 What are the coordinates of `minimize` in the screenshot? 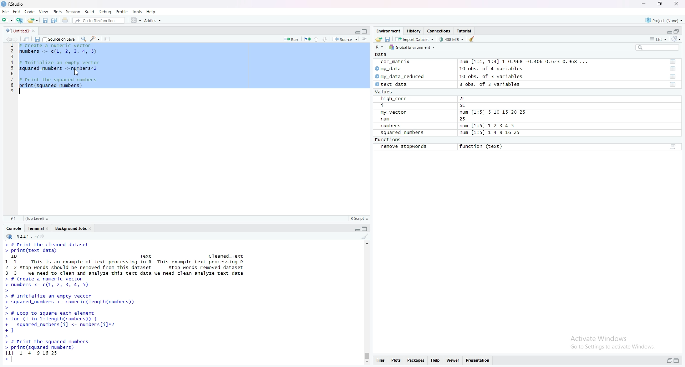 It's located at (643, 4).